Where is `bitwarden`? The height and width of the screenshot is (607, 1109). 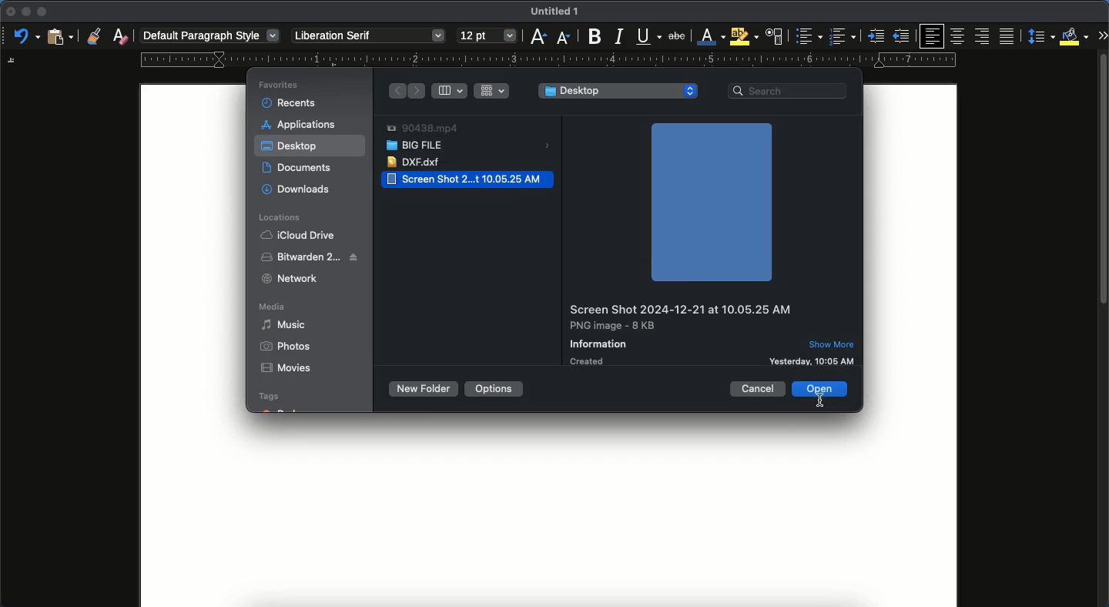 bitwarden is located at coordinates (311, 256).